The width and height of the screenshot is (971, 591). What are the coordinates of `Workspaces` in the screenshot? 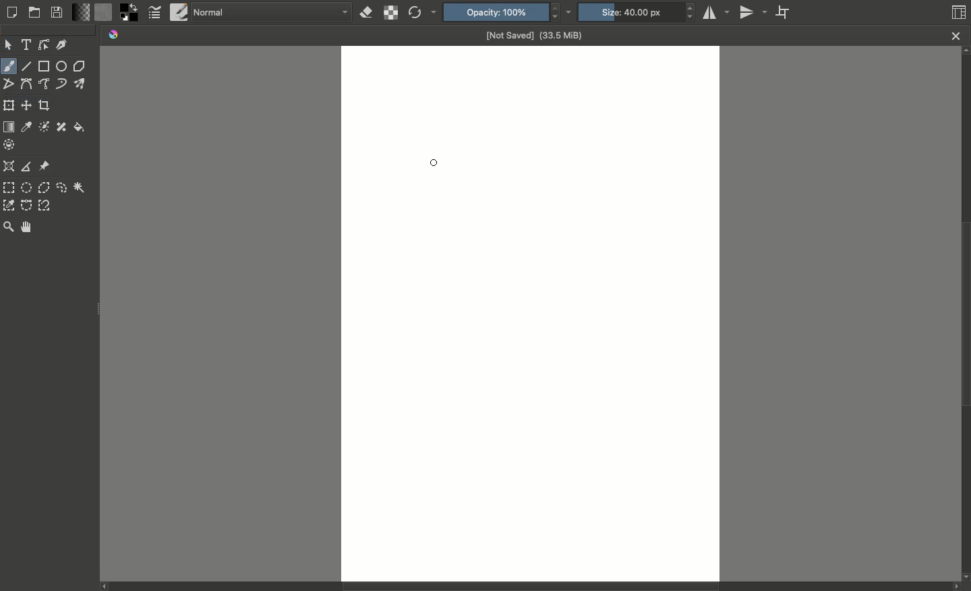 It's located at (959, 11).